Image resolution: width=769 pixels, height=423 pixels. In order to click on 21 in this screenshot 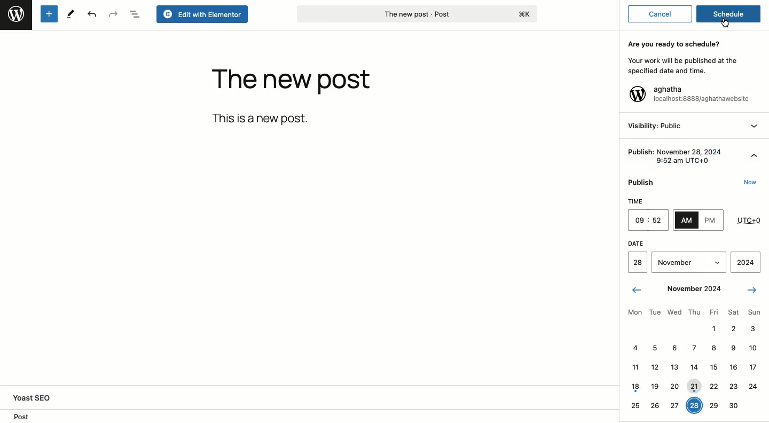, I will do `click(695, 386)`.